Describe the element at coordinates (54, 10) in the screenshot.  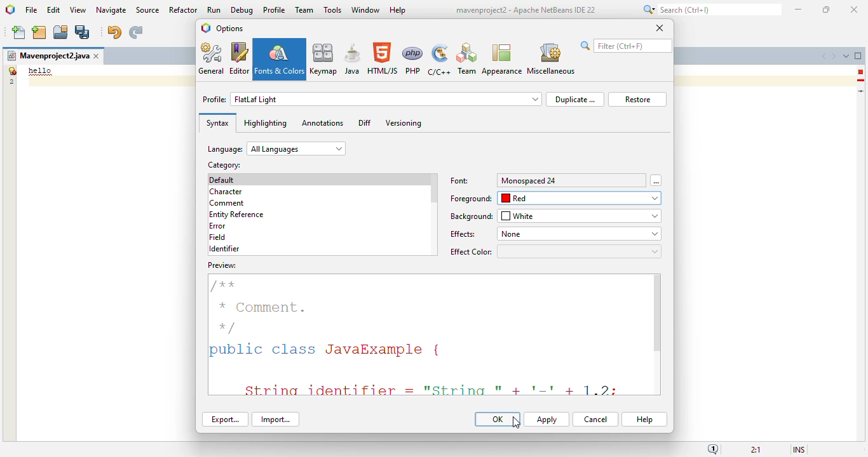
I see `edit` at that location.